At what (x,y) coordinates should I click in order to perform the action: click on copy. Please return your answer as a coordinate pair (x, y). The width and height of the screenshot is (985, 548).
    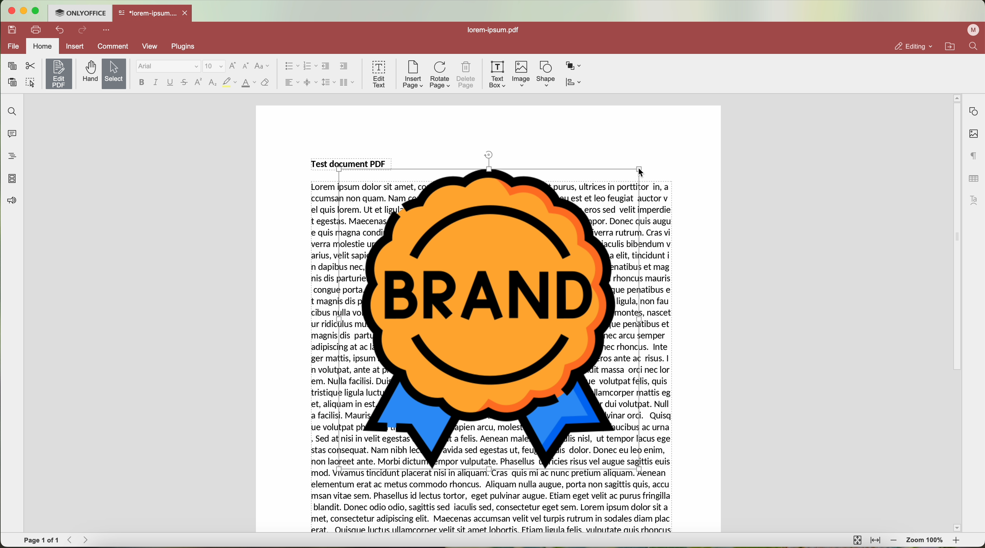
    Looking at the image, I should click on (12, 66).